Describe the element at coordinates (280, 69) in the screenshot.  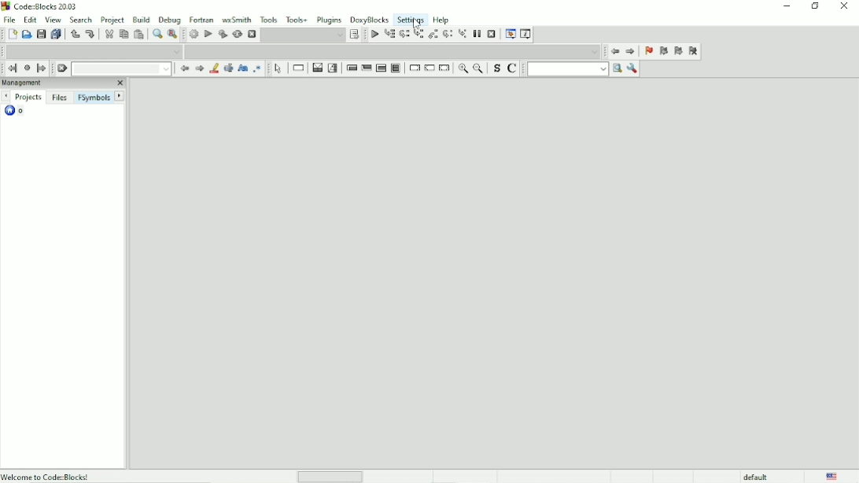
I see `Select` at that location.